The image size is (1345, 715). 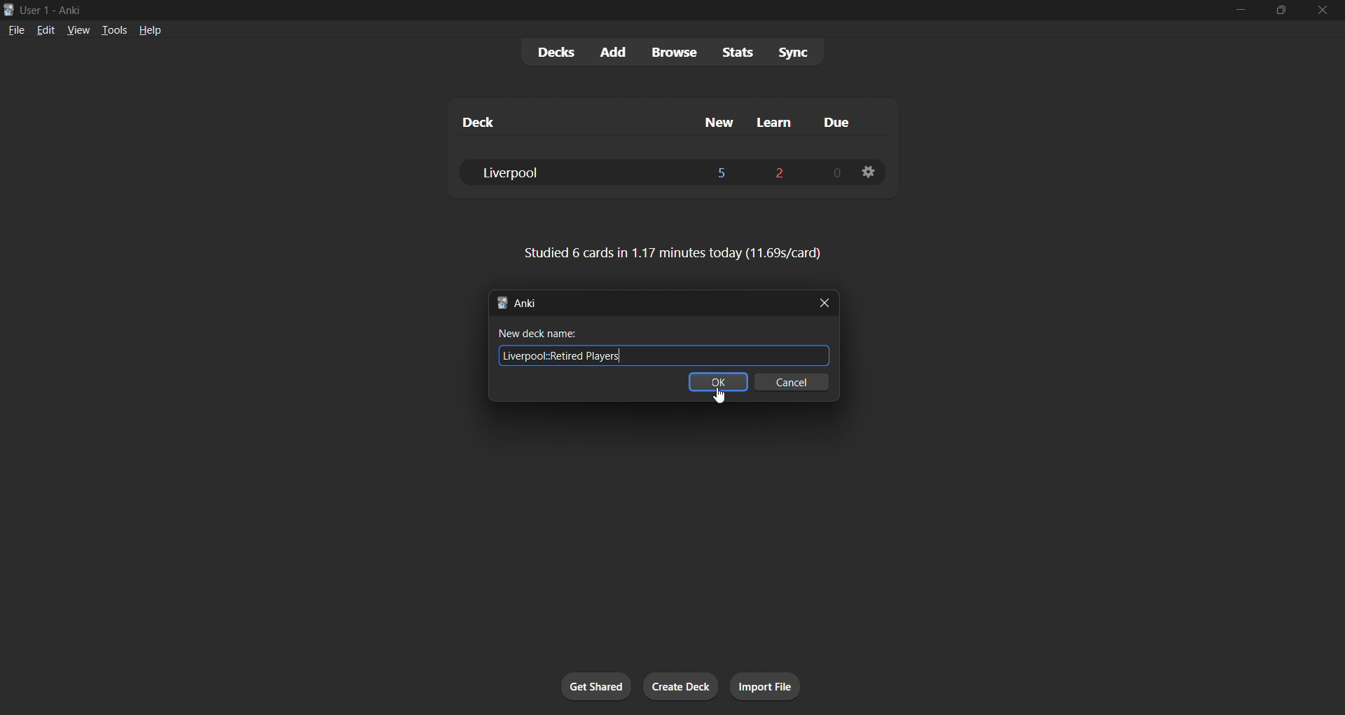 What do you see at coordinates (594, 685) in the screenshot?
I see `get shared` at bounding box center [594, 685].